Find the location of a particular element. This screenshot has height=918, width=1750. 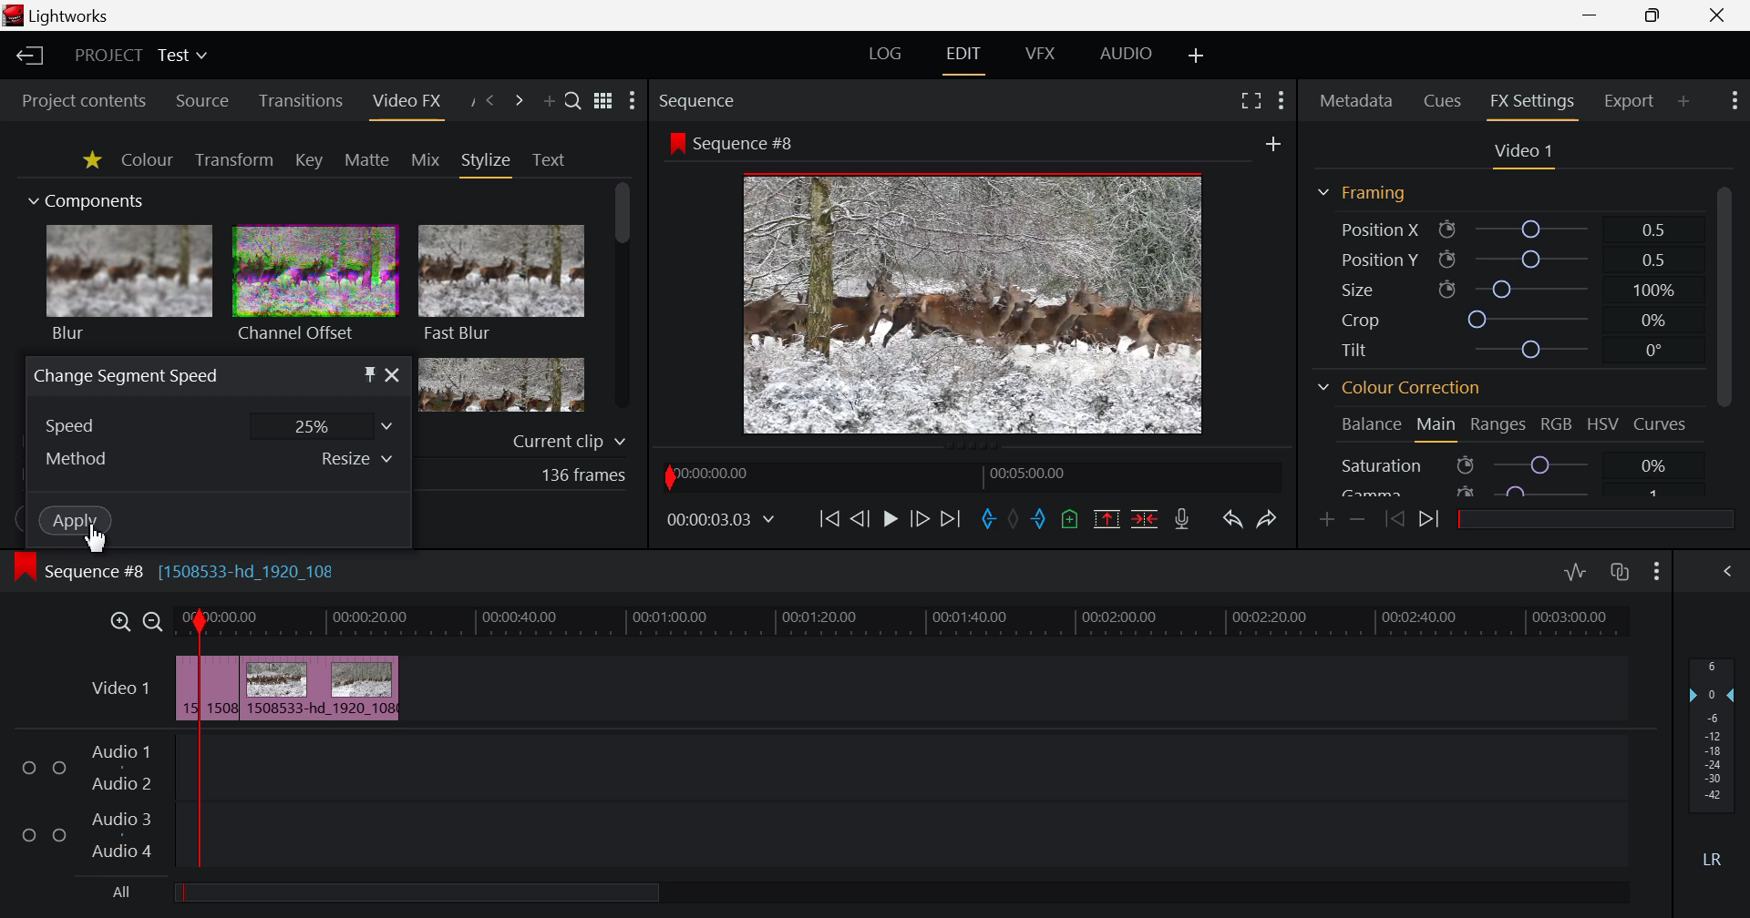

Position X is located at coordinates (1505, 229).